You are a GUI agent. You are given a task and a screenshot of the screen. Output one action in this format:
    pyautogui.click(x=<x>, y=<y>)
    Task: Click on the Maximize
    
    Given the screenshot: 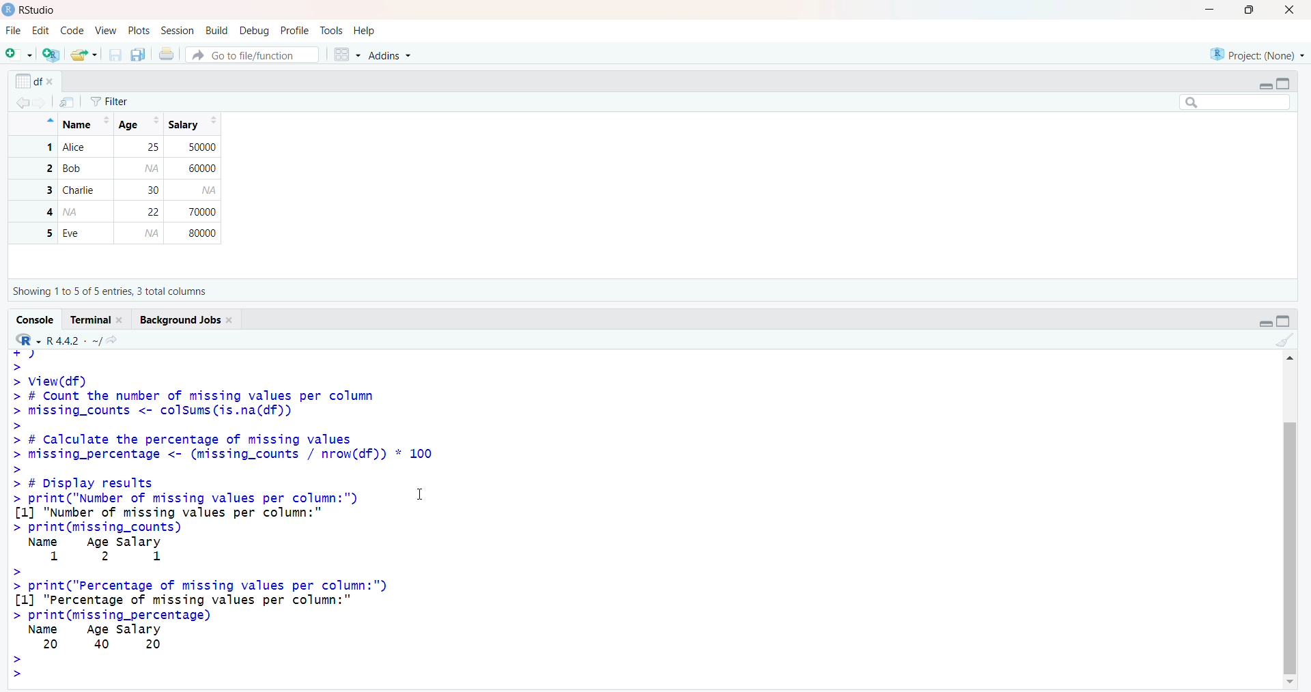 What is the action you would take?
    pyautogui.click(x=1283, y=322)
    